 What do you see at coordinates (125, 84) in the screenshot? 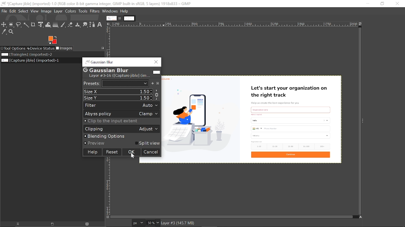
I see `Presets` at bounding box center [125, 84].